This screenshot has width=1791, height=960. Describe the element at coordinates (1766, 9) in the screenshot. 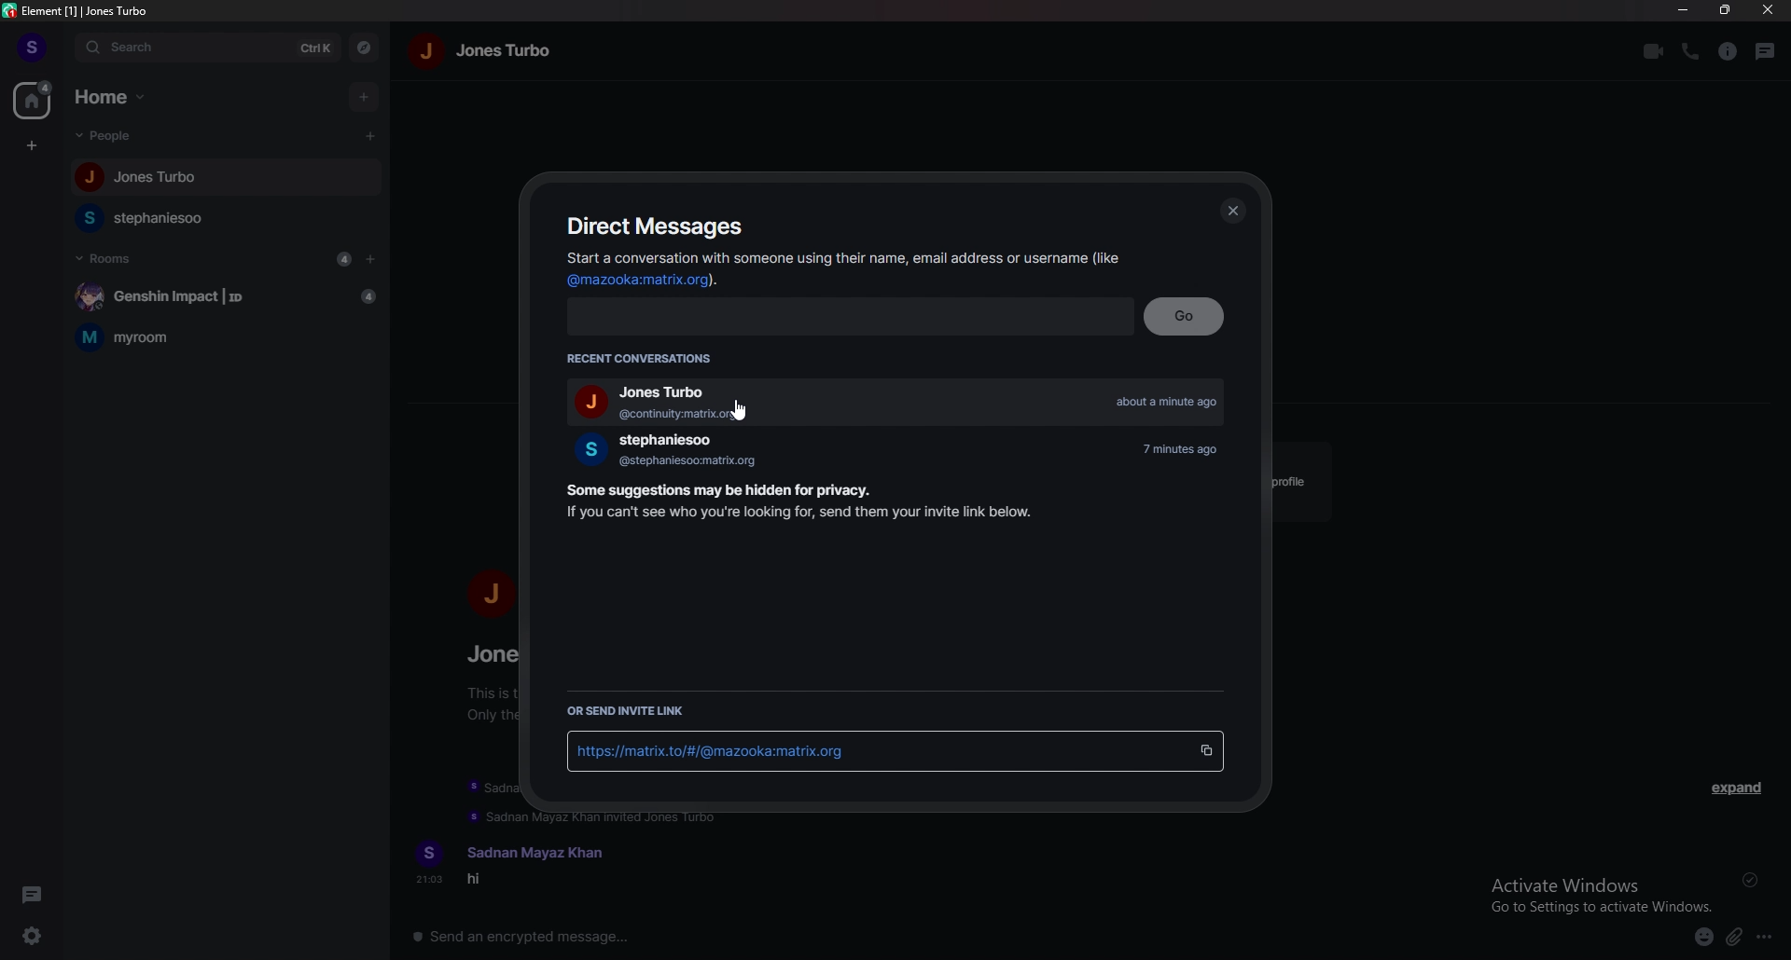

I see `close` at that location.